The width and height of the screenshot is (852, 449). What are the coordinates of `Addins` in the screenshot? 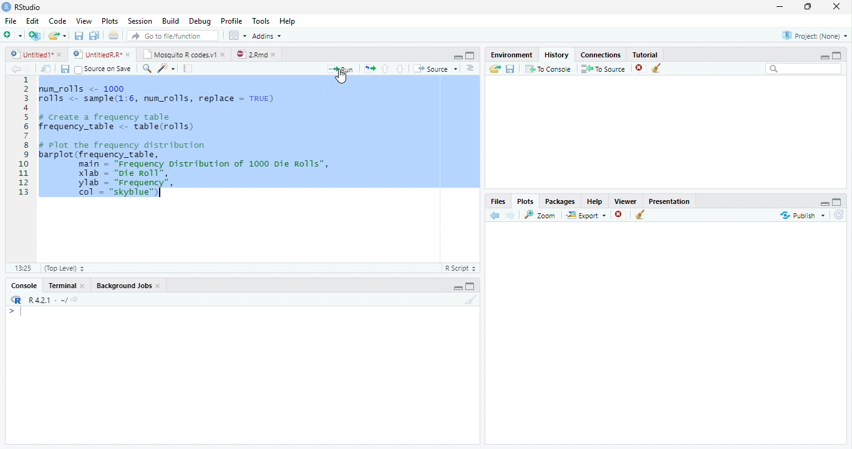 It's located at (269, 35).